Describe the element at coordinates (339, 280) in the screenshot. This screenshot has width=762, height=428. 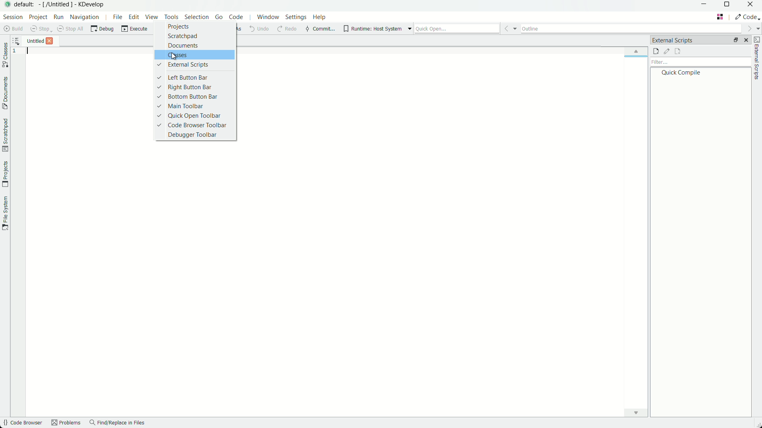
I see `workspace` at that location.